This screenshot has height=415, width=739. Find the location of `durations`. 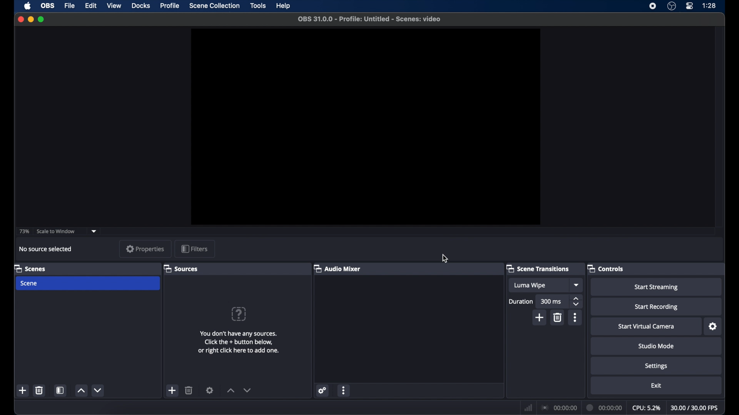

durations is located at coordinates (521, 302).